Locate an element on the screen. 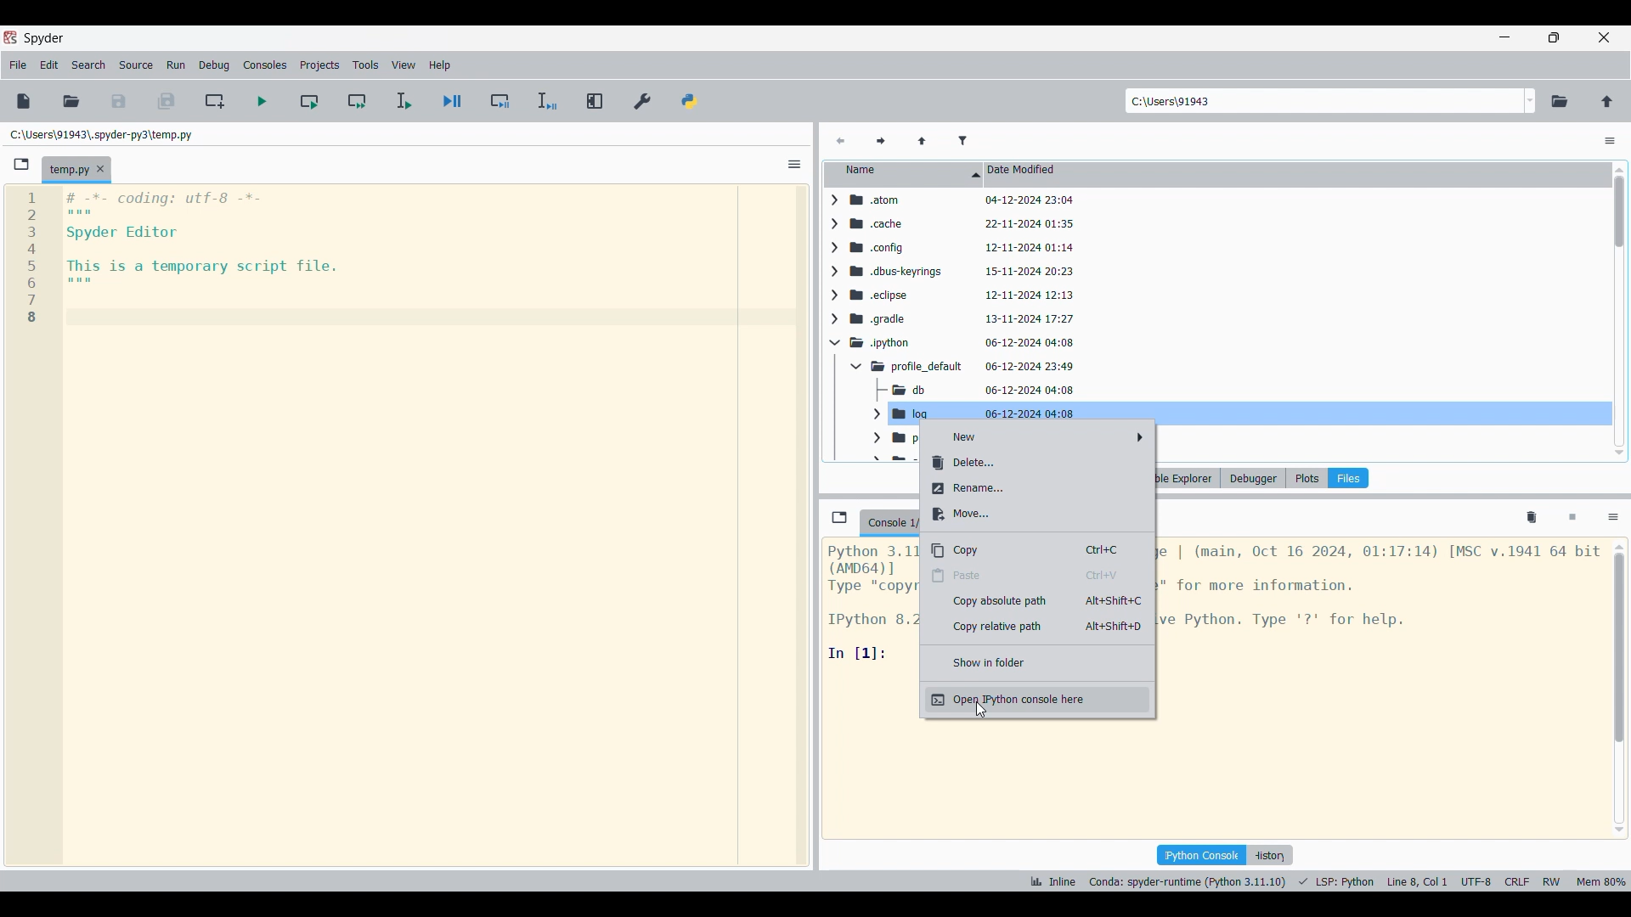 This screenshot has height=917, width=1631. Next is located at coordinates (881, 142).